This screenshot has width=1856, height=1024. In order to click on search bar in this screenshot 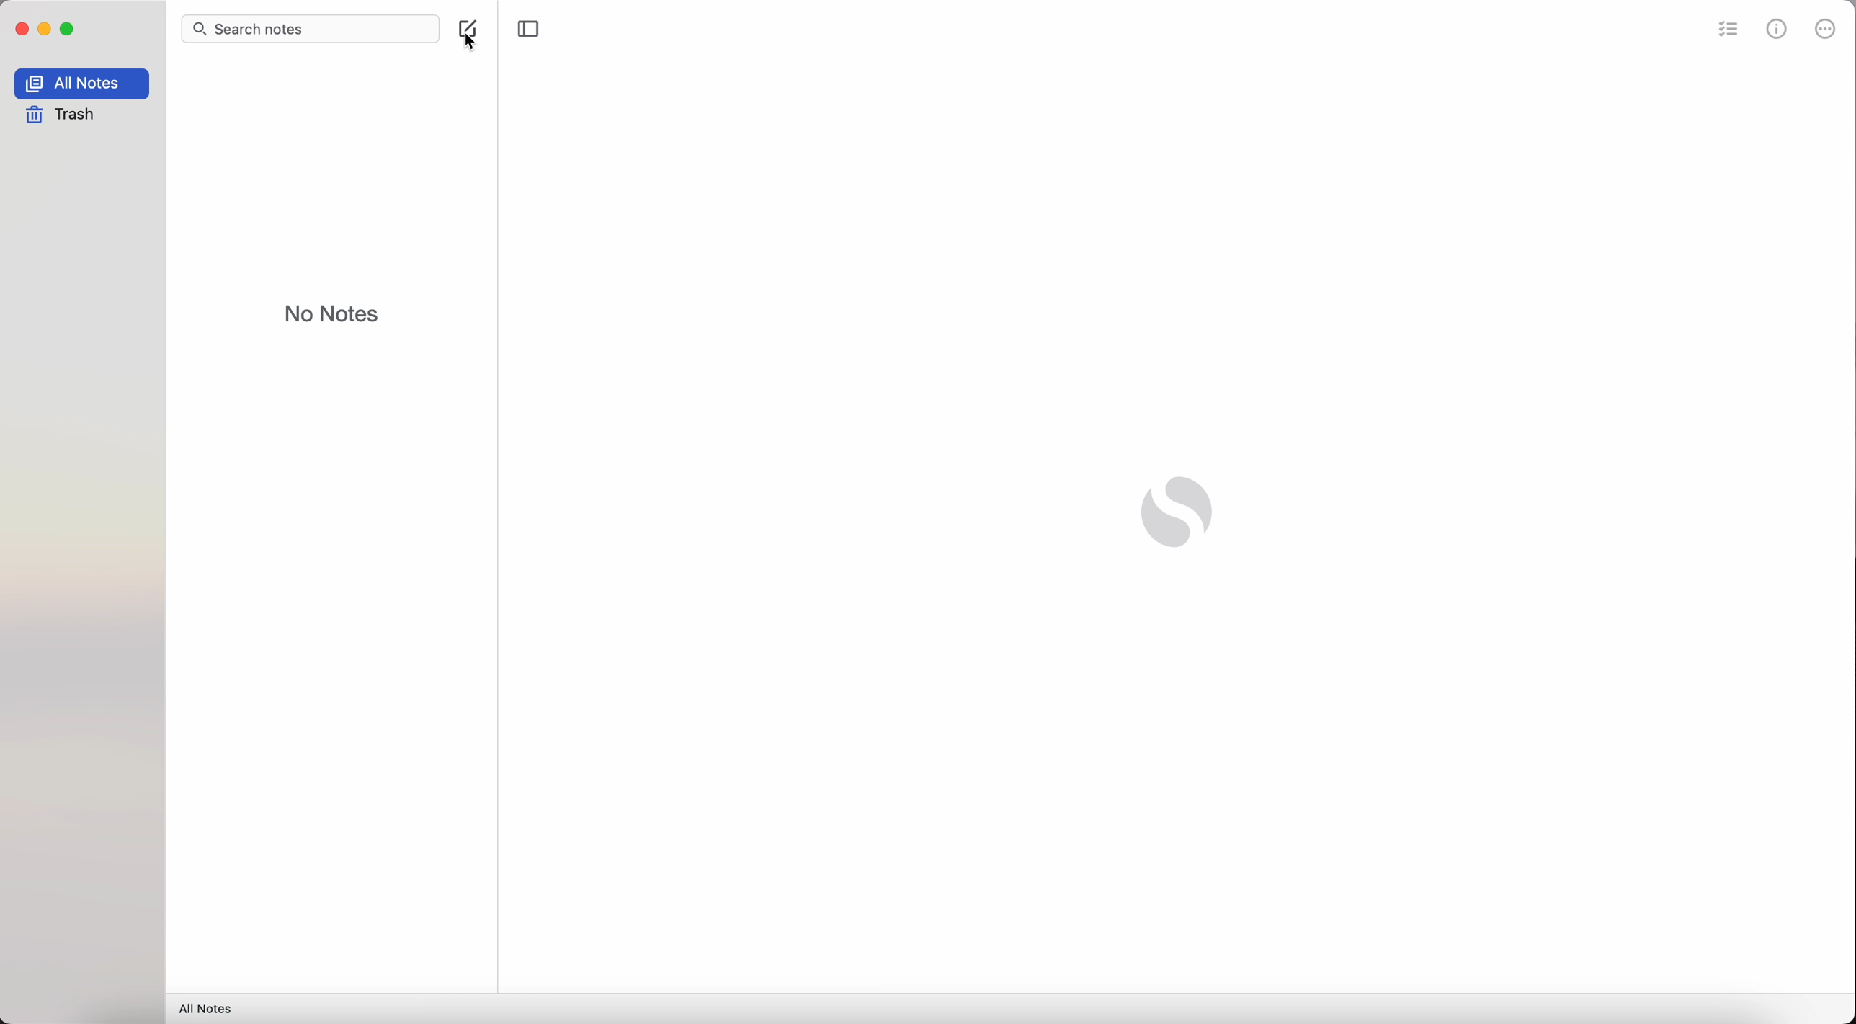, I will do `click(310, 30)`.